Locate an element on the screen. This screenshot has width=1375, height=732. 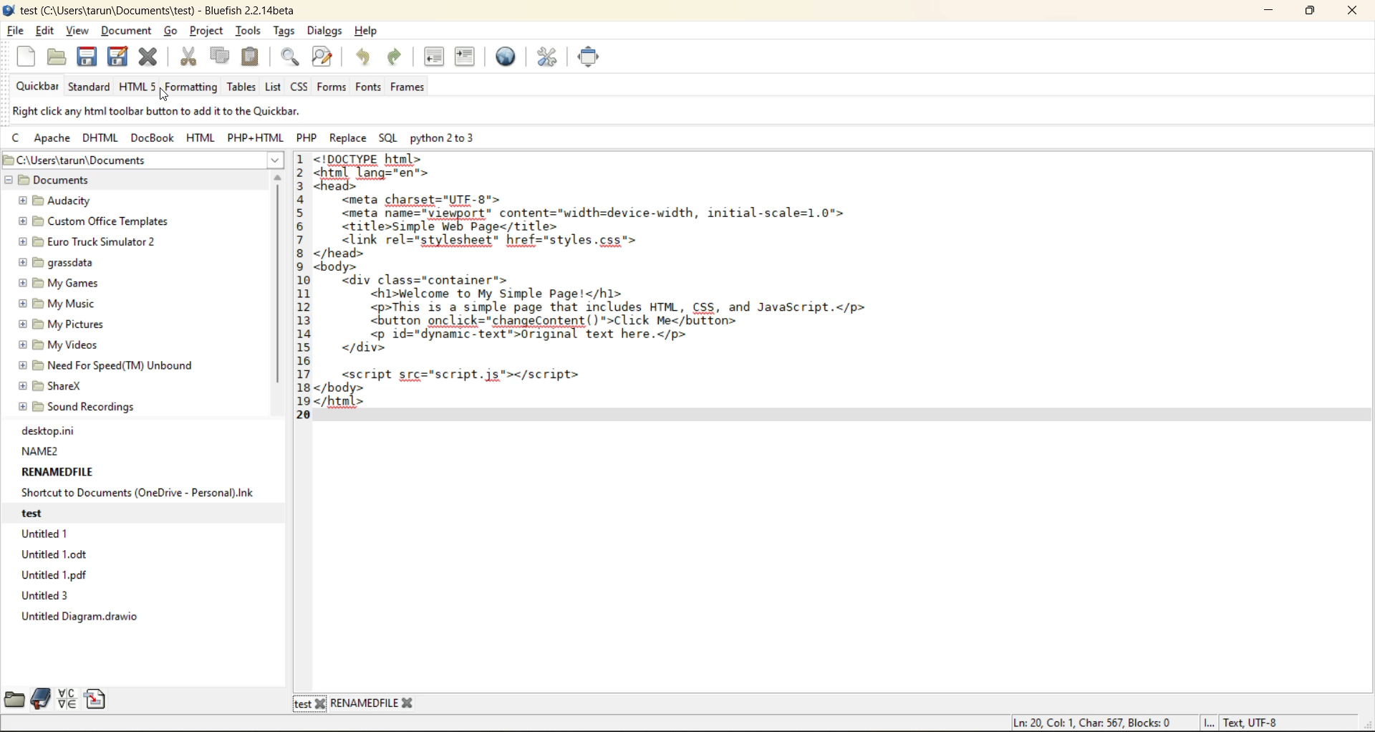
@ Bo Audacity is located at coordinates (53, 202).